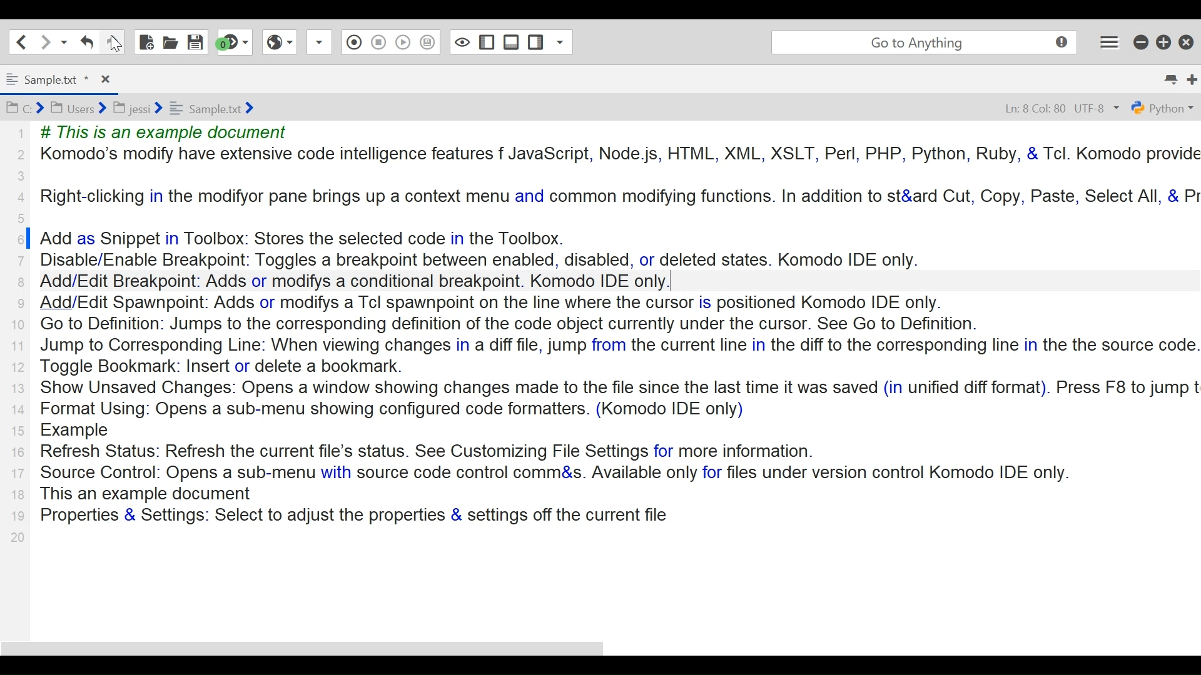 This screenshot has height=675, width=1201. What do you see at coordinates (1193, 80) in the screenshot?
I see `New Tab` at bounding box center [1193, 80].